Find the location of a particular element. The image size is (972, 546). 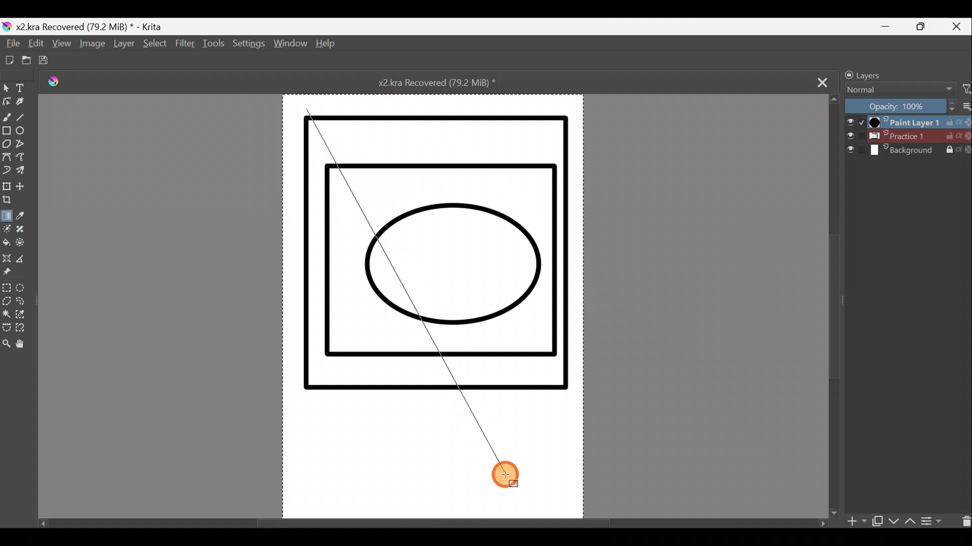

Layer 1 is located at coordinates (906, 121).